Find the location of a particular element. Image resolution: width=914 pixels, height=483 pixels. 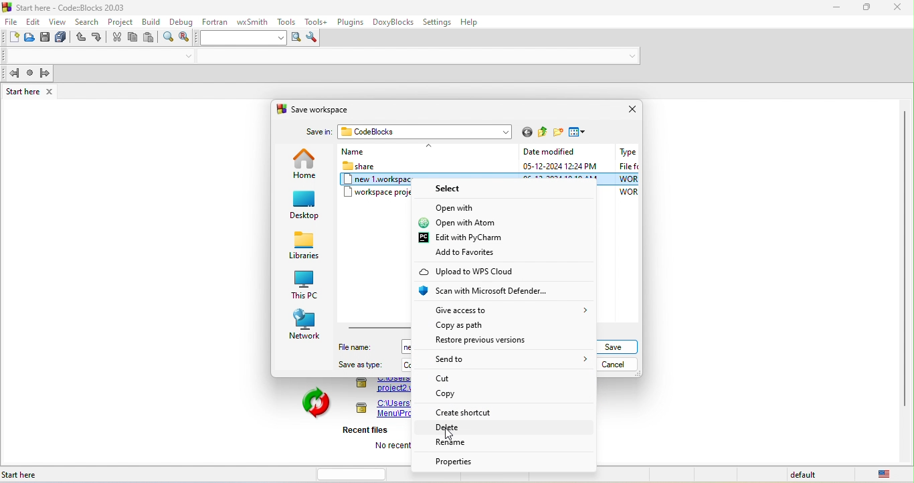

Code compiler is located at coordinates (323, 57).